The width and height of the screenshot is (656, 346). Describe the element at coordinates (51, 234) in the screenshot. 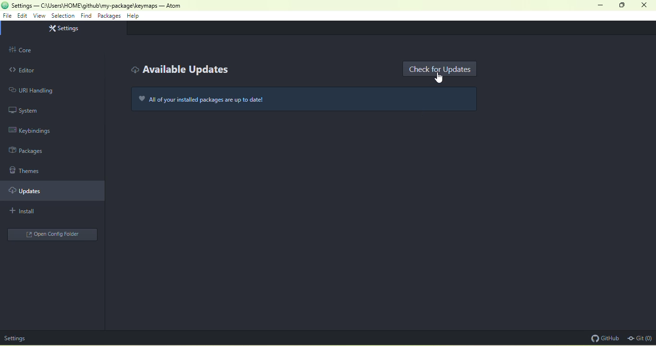

I see `open config folder` at that location.